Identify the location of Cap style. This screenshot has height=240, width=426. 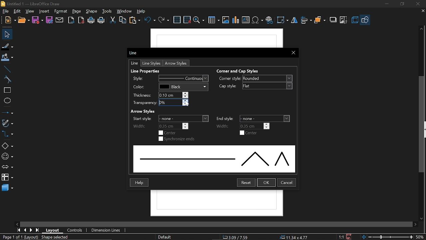
(255, 86).